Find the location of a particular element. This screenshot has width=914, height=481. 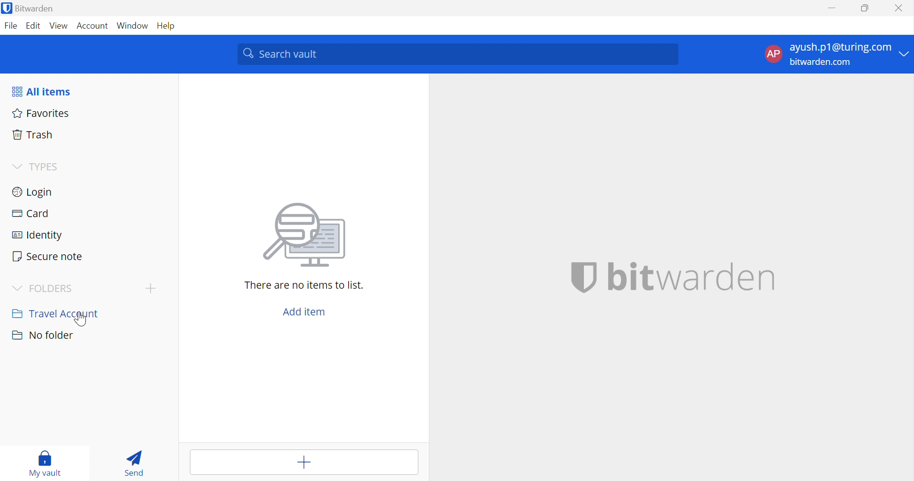

Minimize is located at coordinates (831, 9).